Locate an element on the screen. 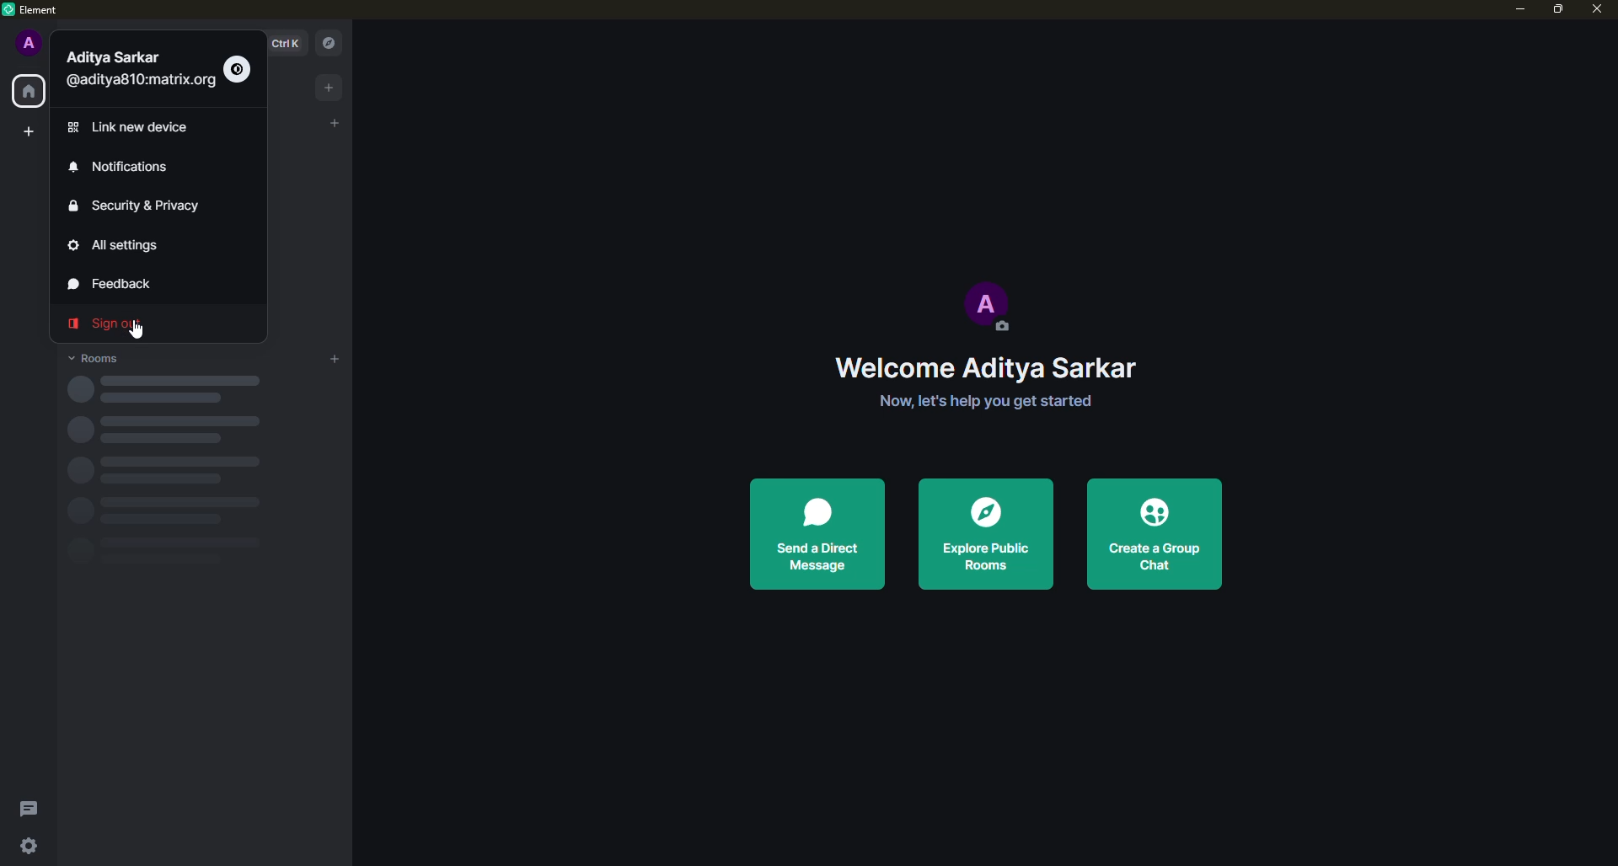 This screenshot has height=866, width=1618. close is located at coordinates (1601, 10).